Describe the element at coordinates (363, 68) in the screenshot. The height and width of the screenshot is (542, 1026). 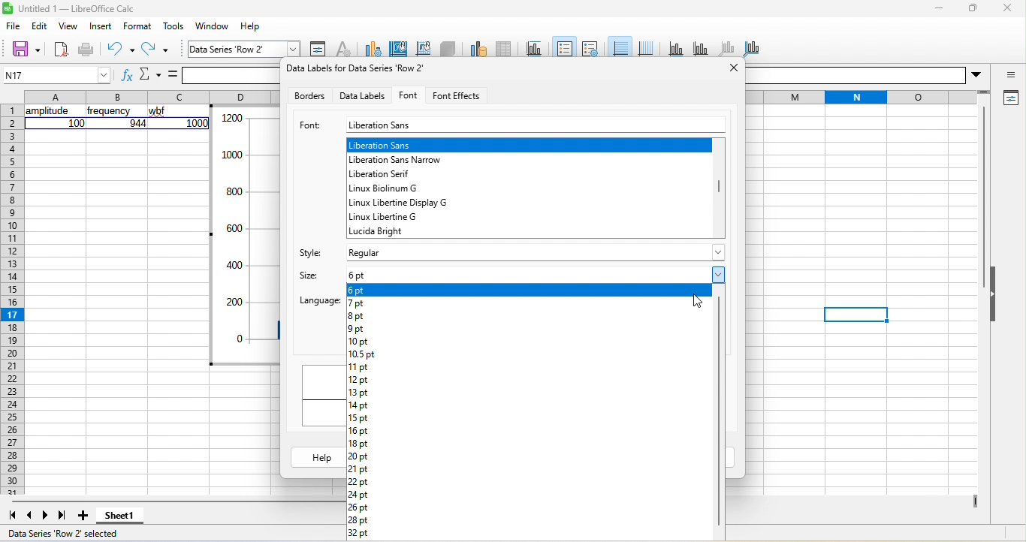
I see `Data labels for data series row 2` at that location.